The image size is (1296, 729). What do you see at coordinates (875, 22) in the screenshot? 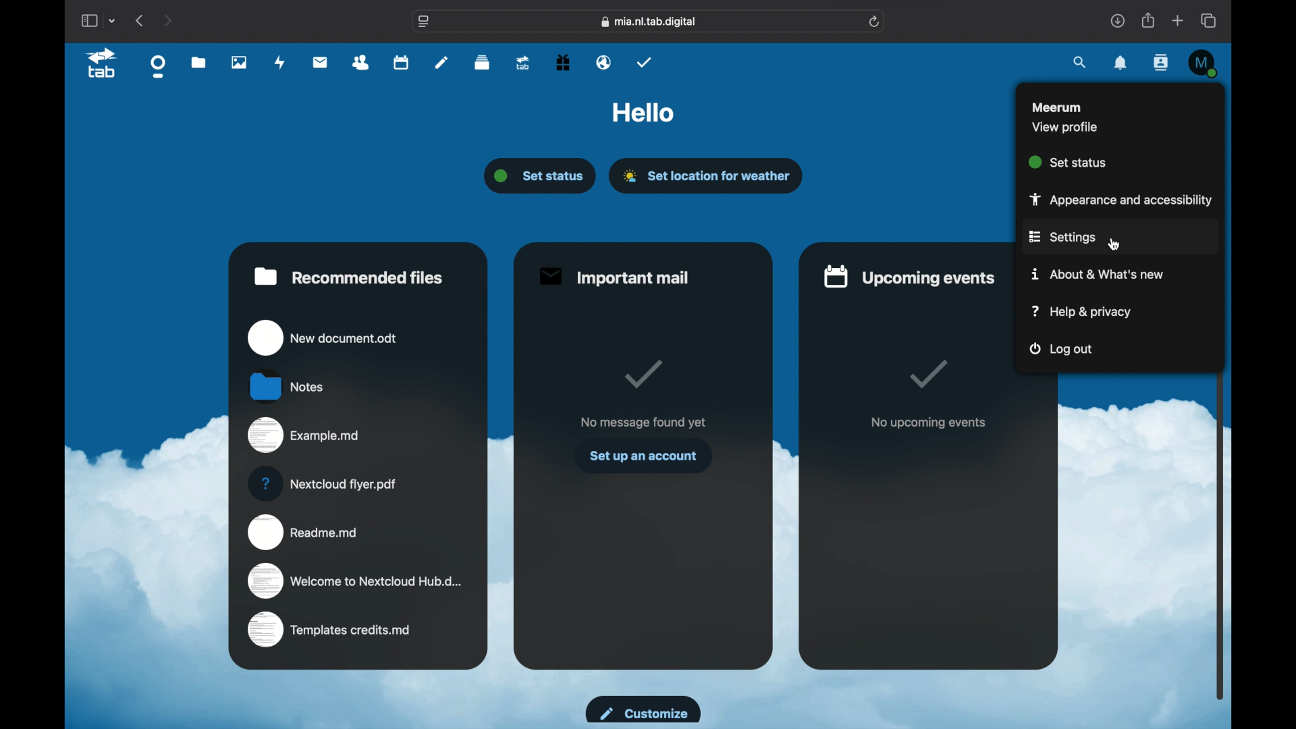
I see `refresh` at bounding box center [875, 22].